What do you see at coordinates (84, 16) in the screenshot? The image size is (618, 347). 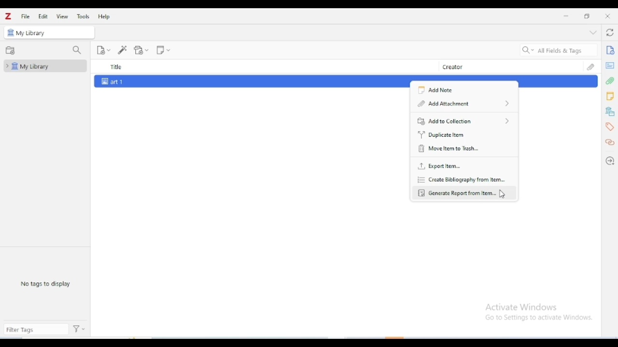 I see `tools` at bounding box center [84, 16].